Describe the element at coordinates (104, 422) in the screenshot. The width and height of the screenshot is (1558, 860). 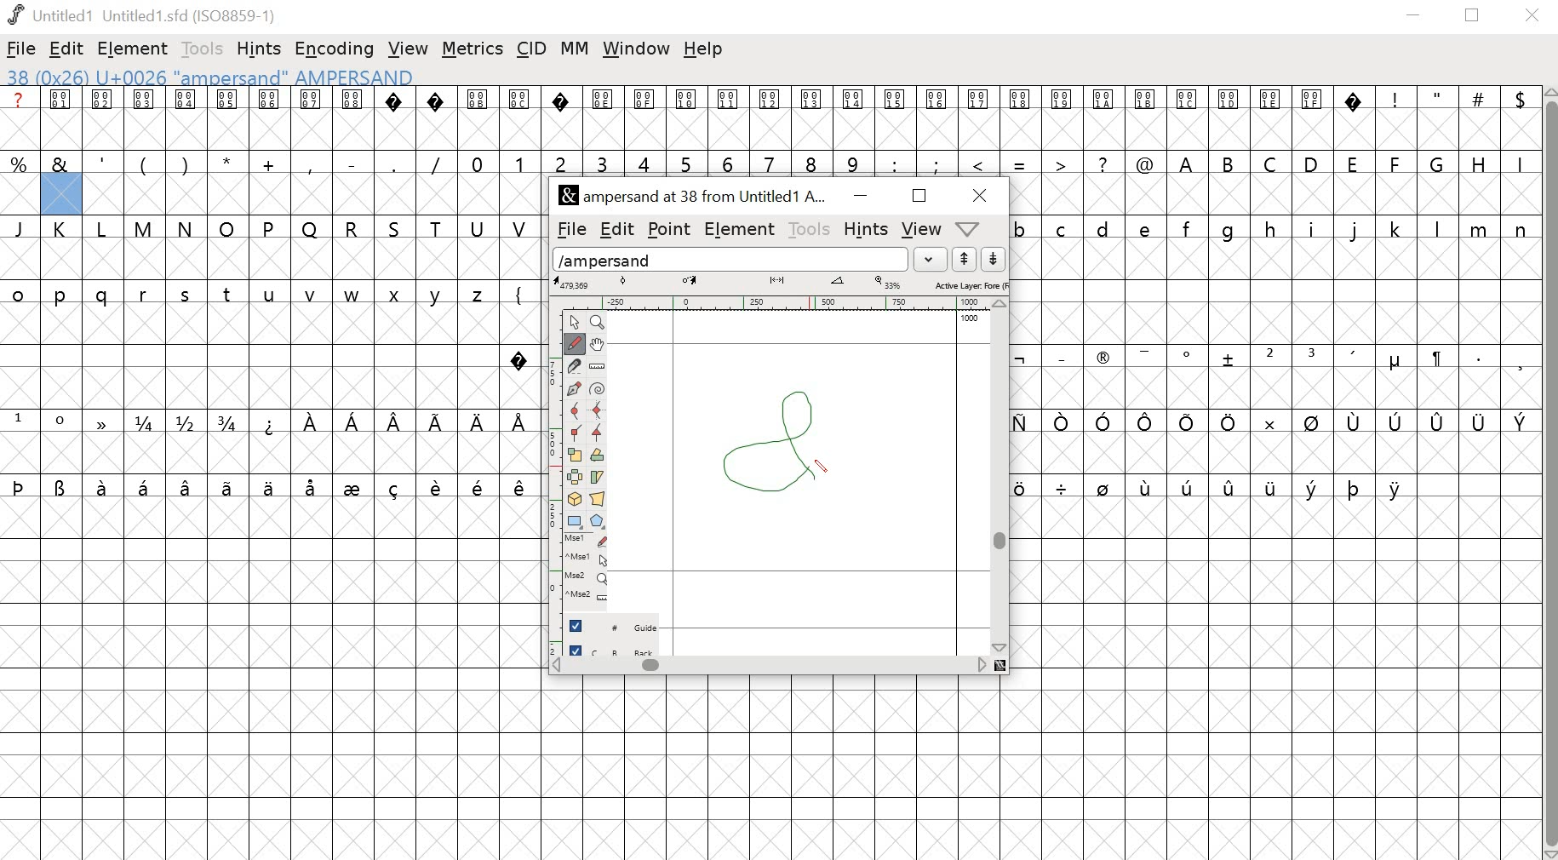
I see `symbol` at that location.